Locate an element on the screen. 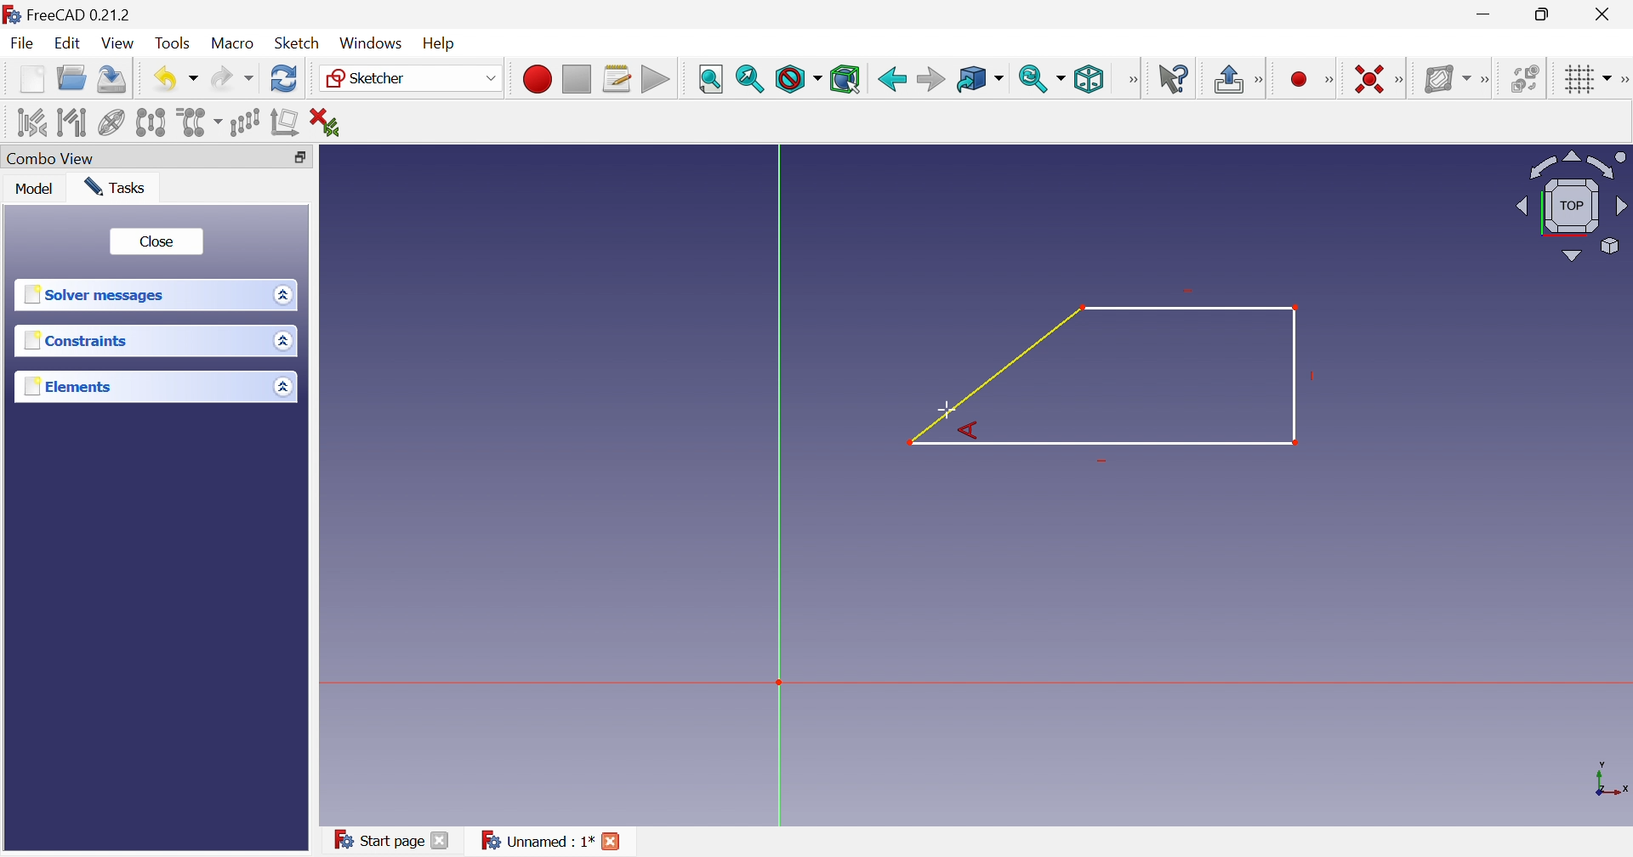  Fit selection is located at coordinates (751, 81).